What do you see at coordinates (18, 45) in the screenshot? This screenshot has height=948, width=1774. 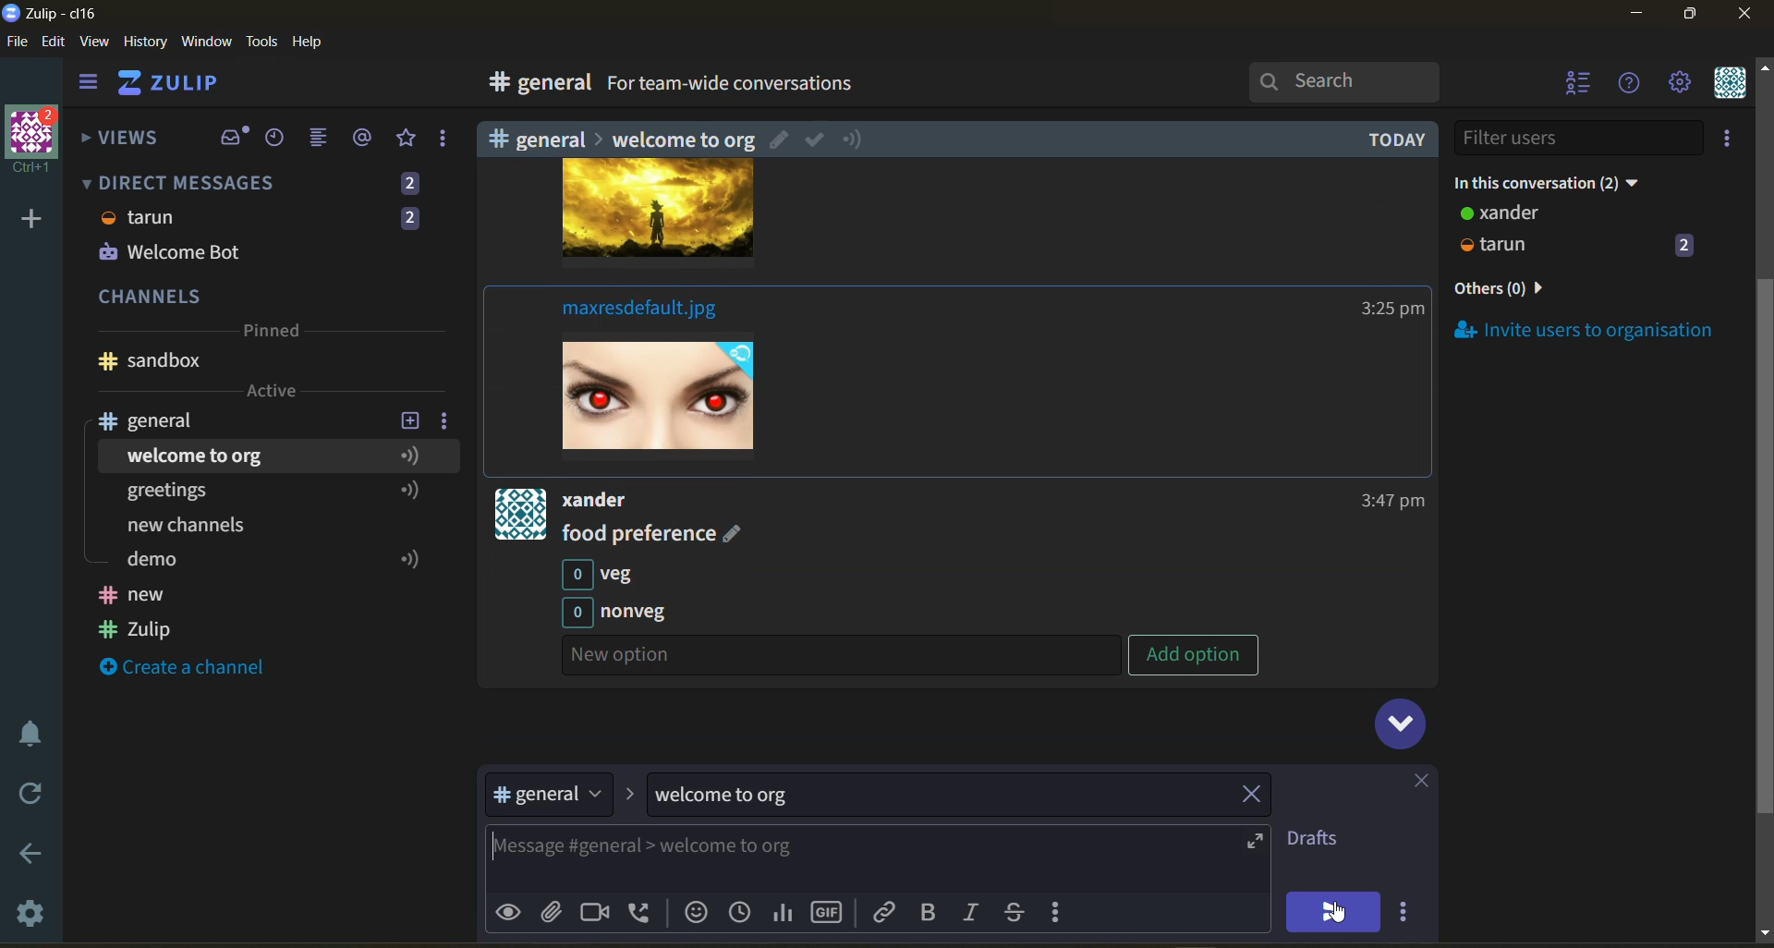 I see `file` at bounding box center [18, 45].